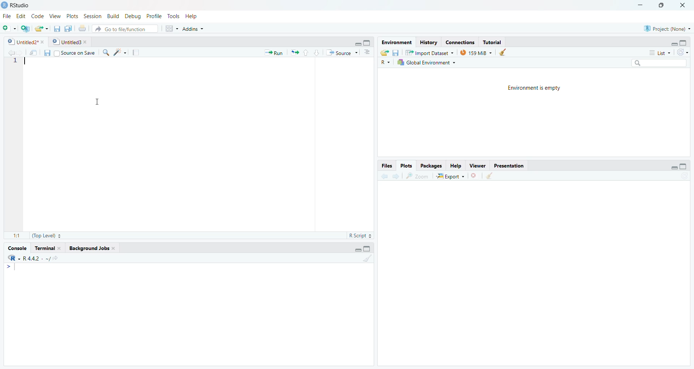 This screenshot has height=369, width=694. I want to click on R Script, so click(360, 236).